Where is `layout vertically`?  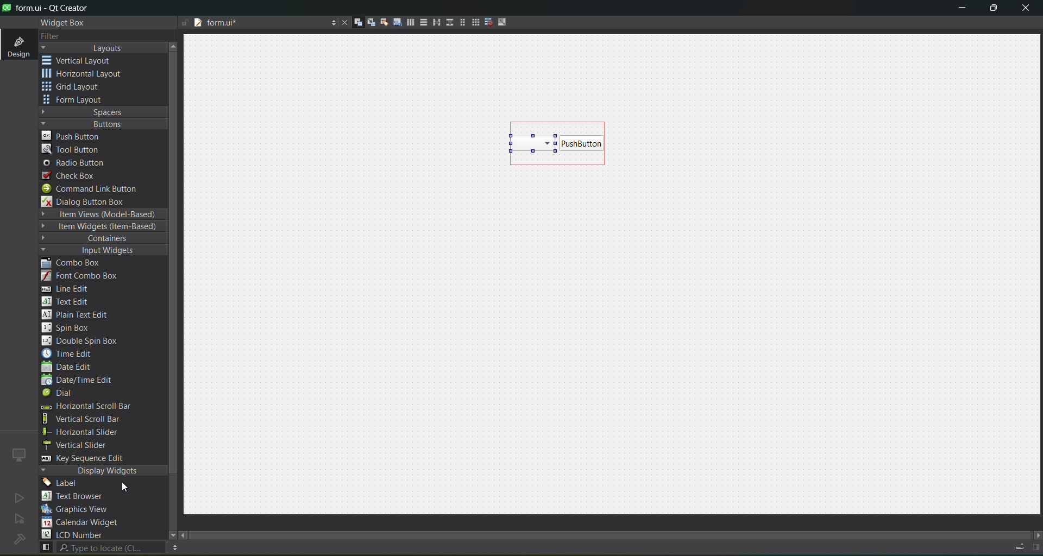 layout vertically is located at coordinates (420, 22).